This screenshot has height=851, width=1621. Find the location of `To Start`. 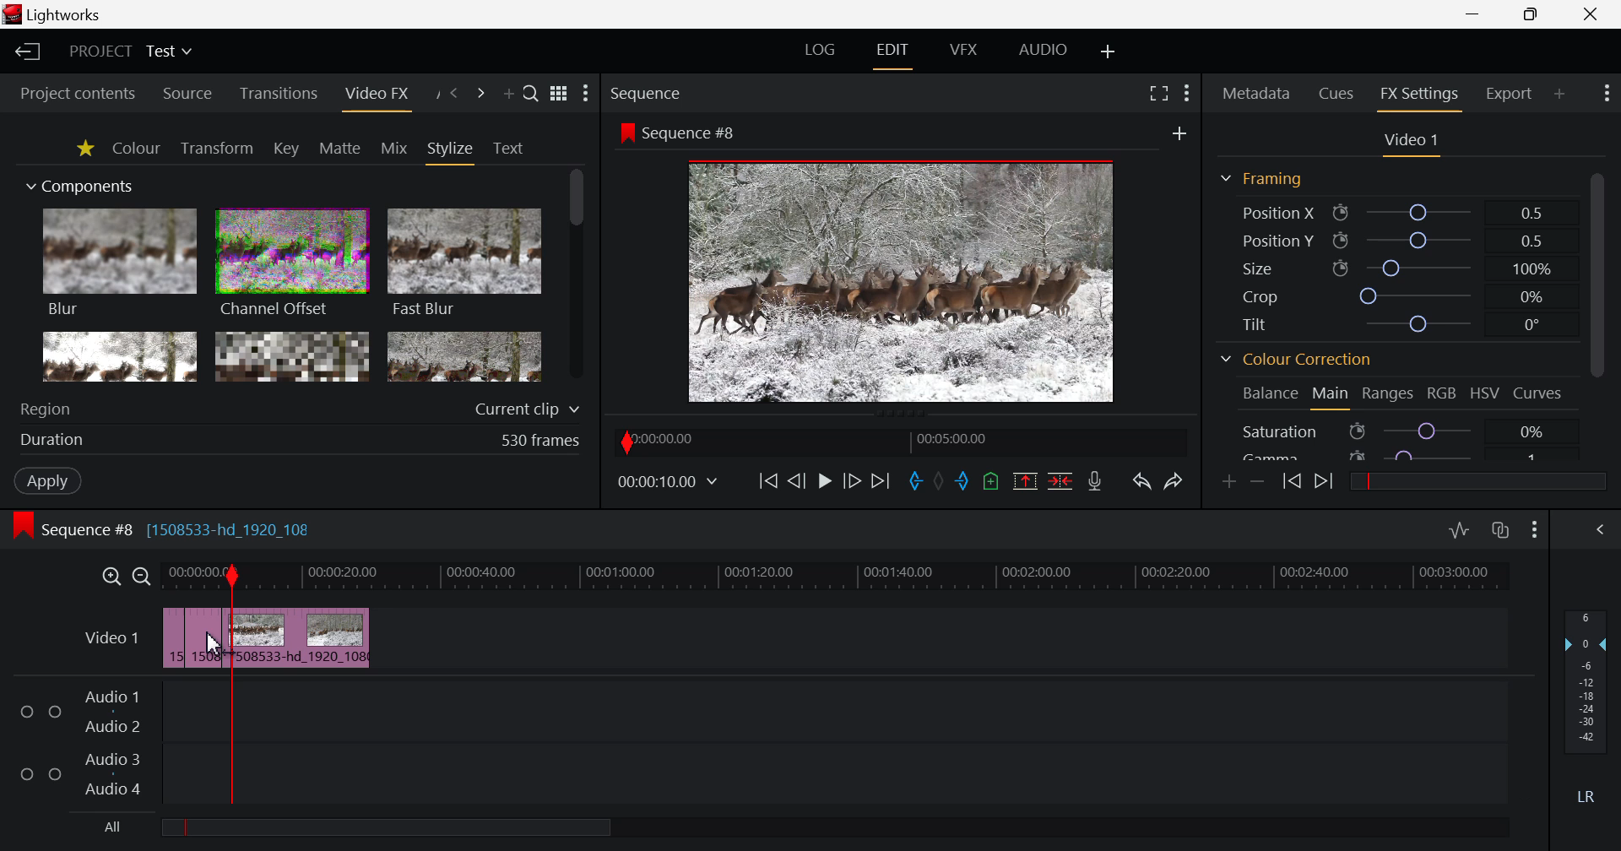

To Start is located at coordinates (768, 481).